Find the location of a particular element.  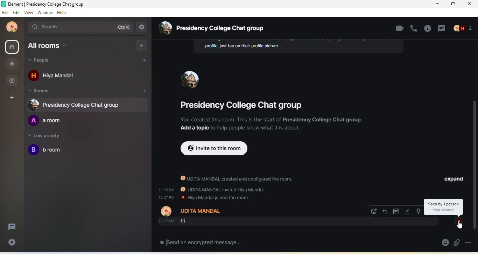

people is located at coordinates (13, 81).